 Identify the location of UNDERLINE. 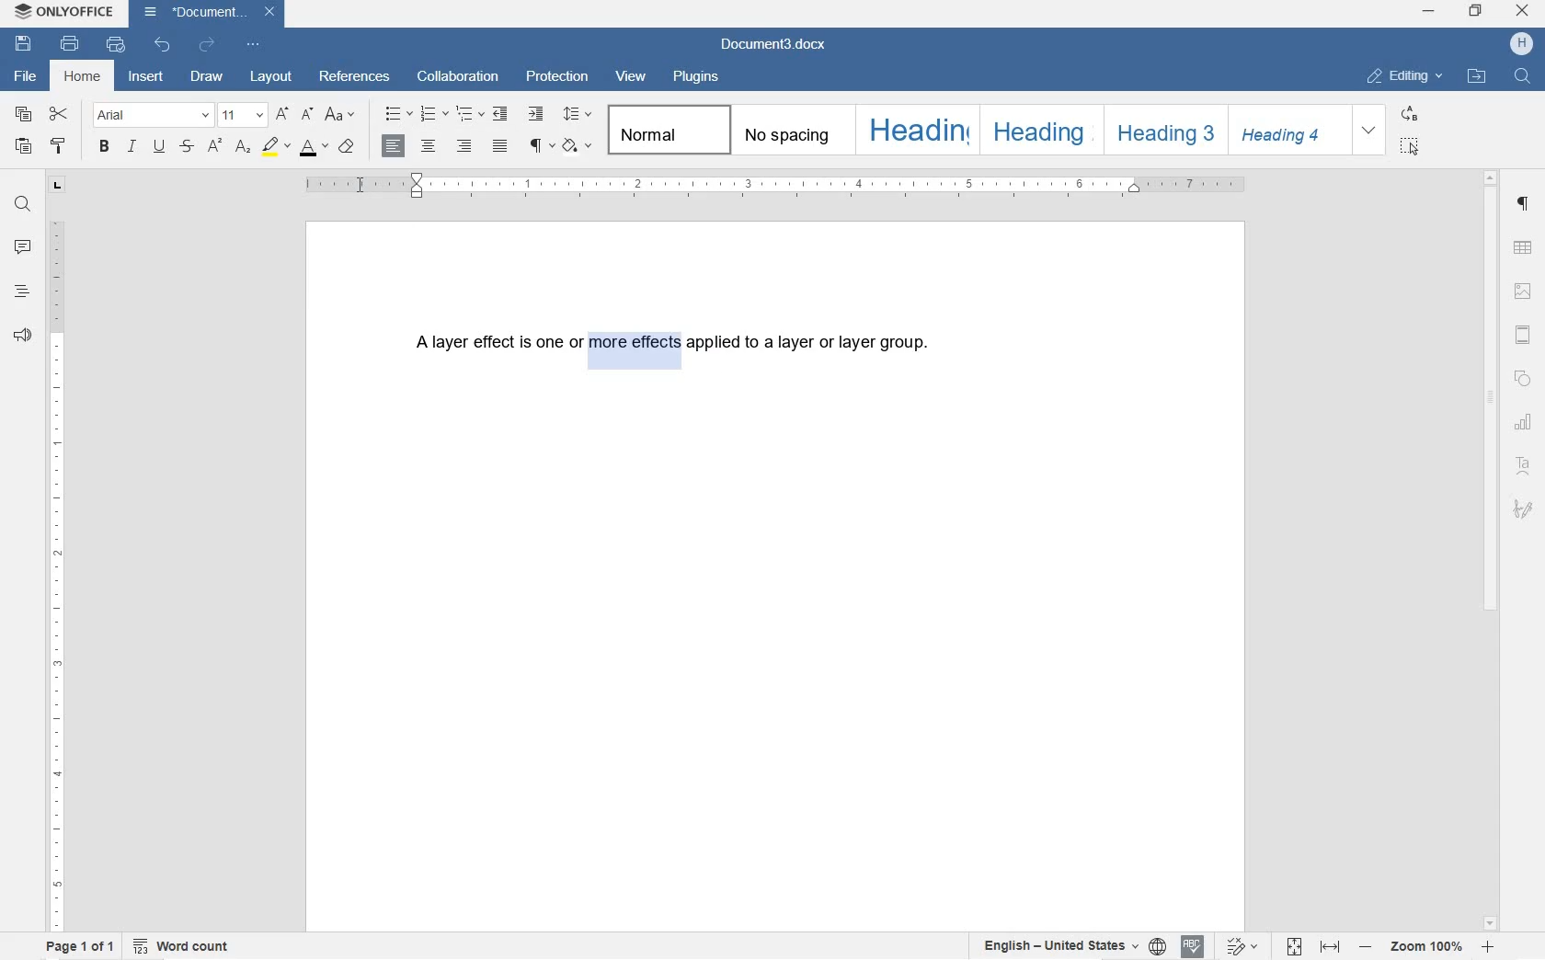
(159, 147).